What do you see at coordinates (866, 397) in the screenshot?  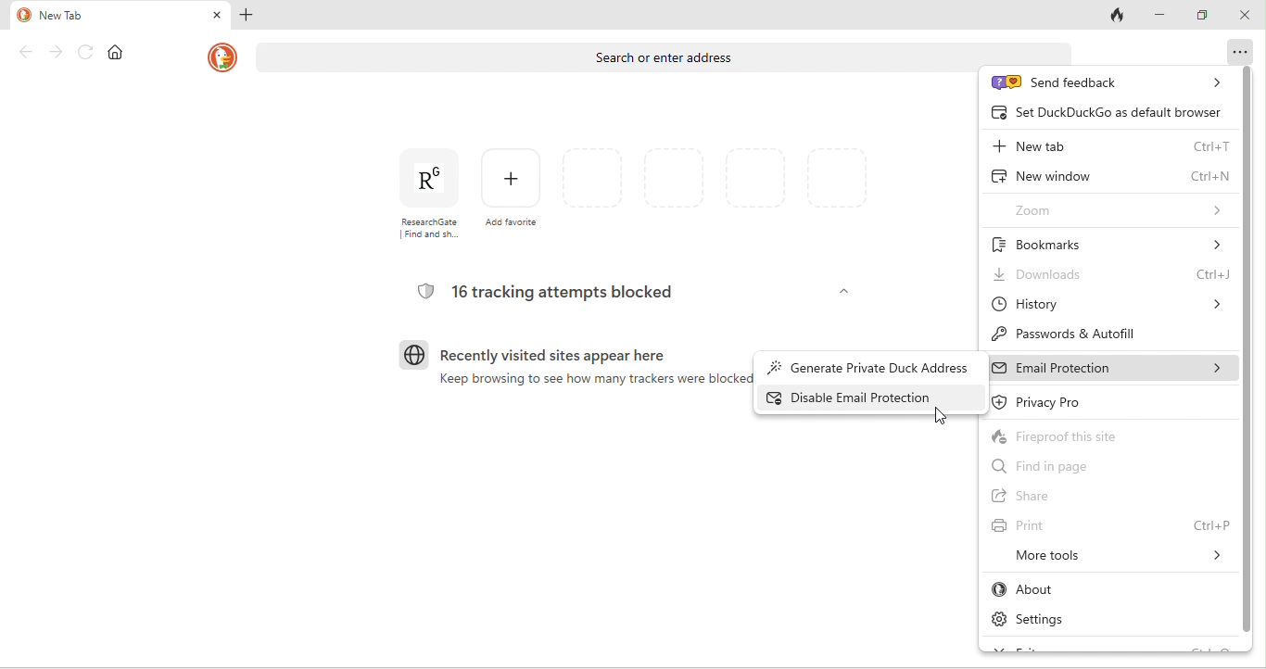 I see `enabled feature` at bounding box center [866, 397].